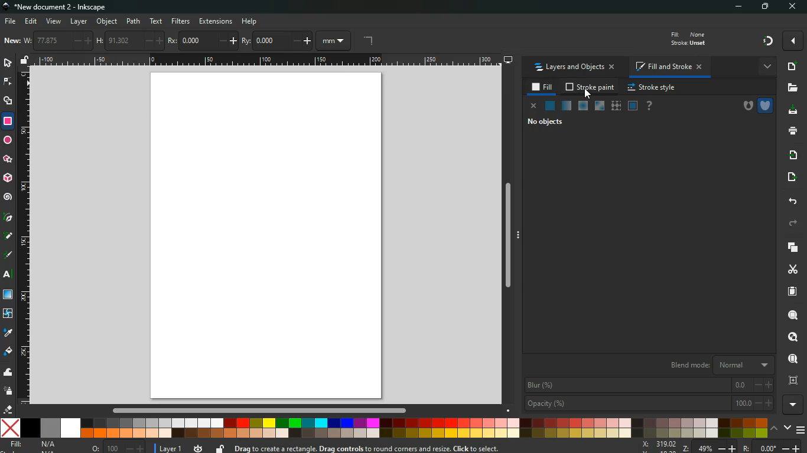 This screenshot has width=807, height=453. What do you see at coordinates (9, 275) in the screenshot?
I see `text` at bounding box center [9, 275].